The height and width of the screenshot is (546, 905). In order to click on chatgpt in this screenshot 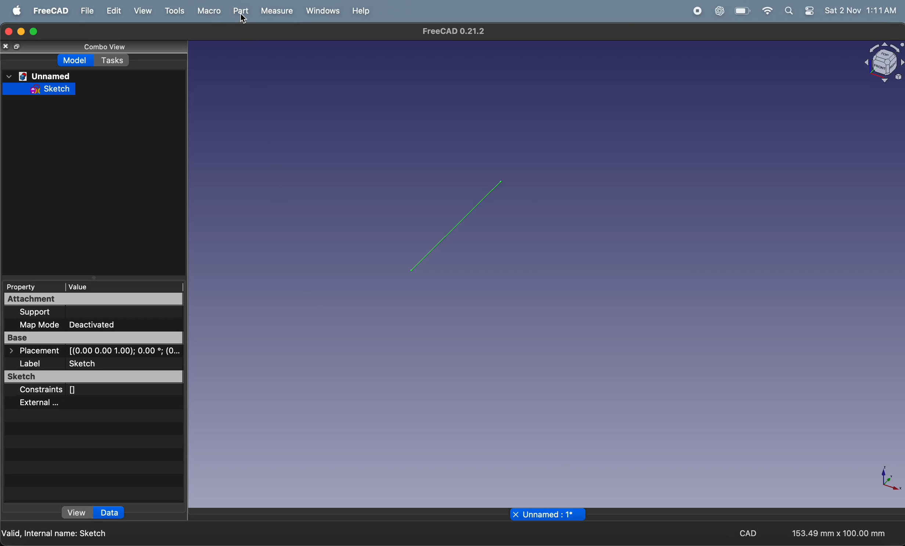, I will do `click(719, 11)`.